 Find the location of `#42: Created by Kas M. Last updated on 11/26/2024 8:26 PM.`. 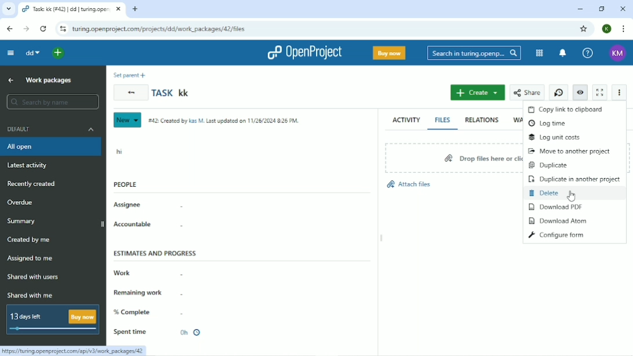

#42: Created by Kas M. Last updated on 11/26/2024 8:26 PM. is located at coordinates (224, 121).